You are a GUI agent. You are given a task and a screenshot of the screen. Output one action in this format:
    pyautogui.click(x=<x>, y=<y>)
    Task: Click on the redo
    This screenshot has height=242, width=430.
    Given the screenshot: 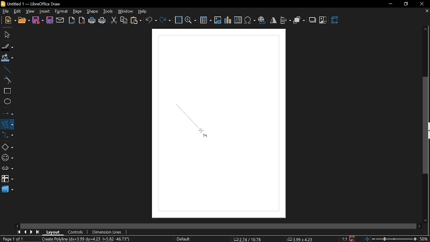 What is the action you would take?
    pyautogui.click(x=165, y=19)
    